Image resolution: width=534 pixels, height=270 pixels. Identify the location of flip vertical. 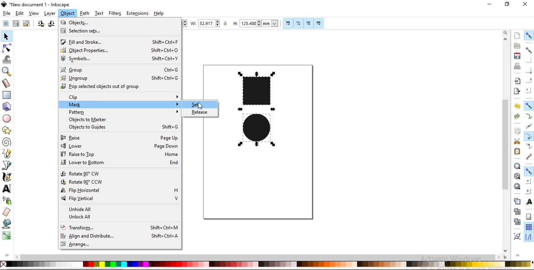
(119, 199).